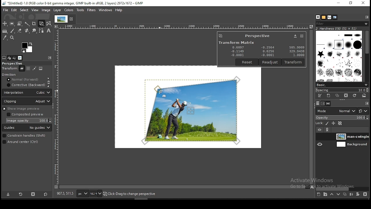  Describe the element at coordinates (338, 194) in the screenshot. I see `move layer on step down` at that location.